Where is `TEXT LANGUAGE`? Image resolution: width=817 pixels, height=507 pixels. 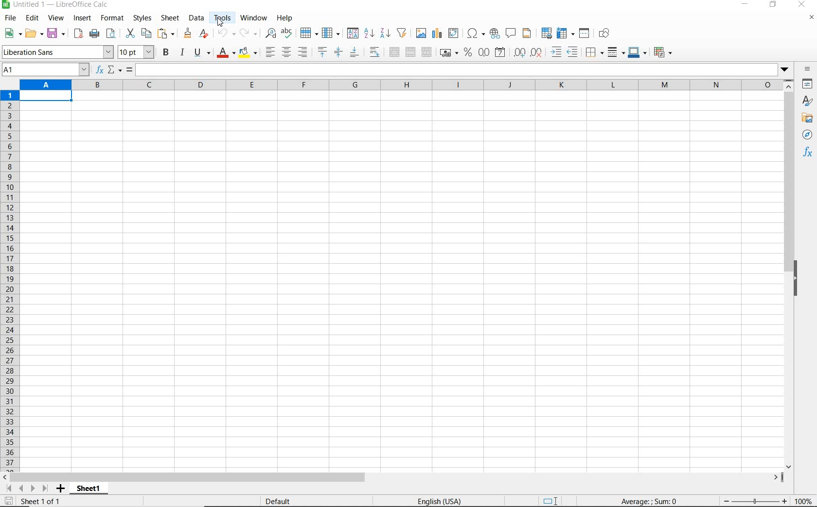
TEXT LANGUAGE is located at coordinates (437, 501).